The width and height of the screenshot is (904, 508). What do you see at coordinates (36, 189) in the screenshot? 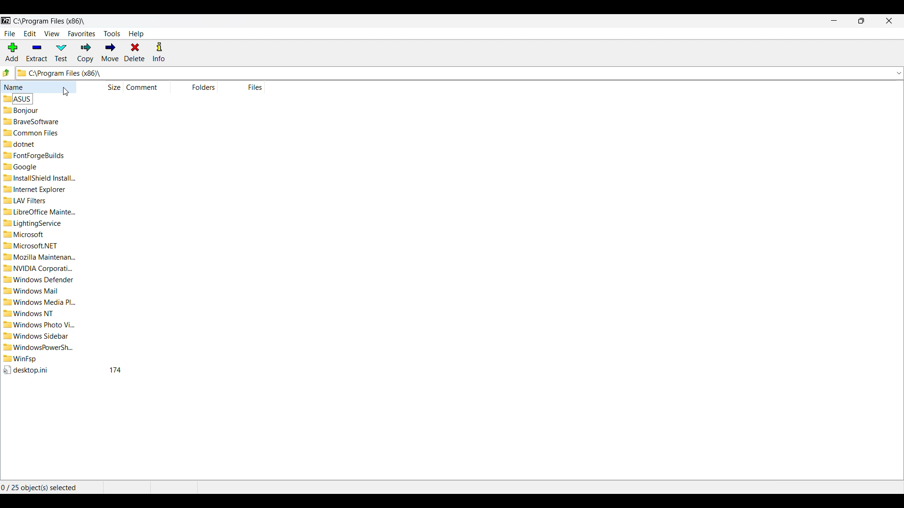
I see `Internet Explorer` at bounding box center [36, 189].